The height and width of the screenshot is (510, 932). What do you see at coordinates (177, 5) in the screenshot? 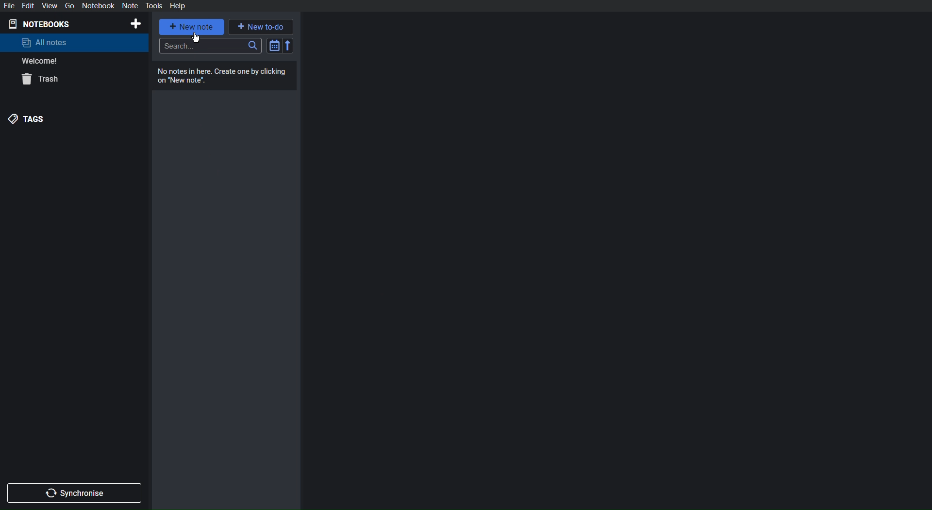
I see `Help` at bounding box center [177, 5].